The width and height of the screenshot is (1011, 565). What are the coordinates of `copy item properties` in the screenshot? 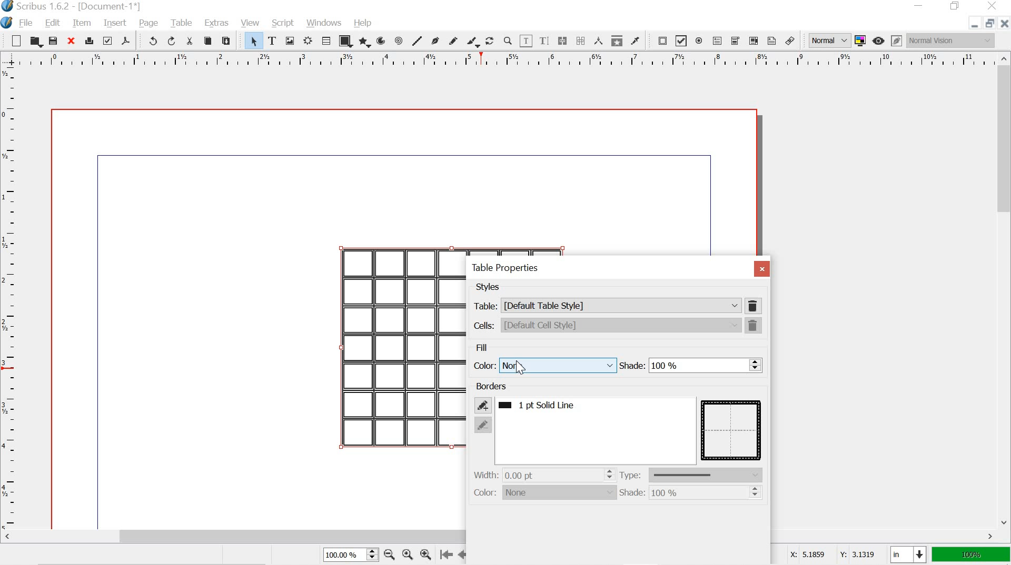 It's located at (616, 40).